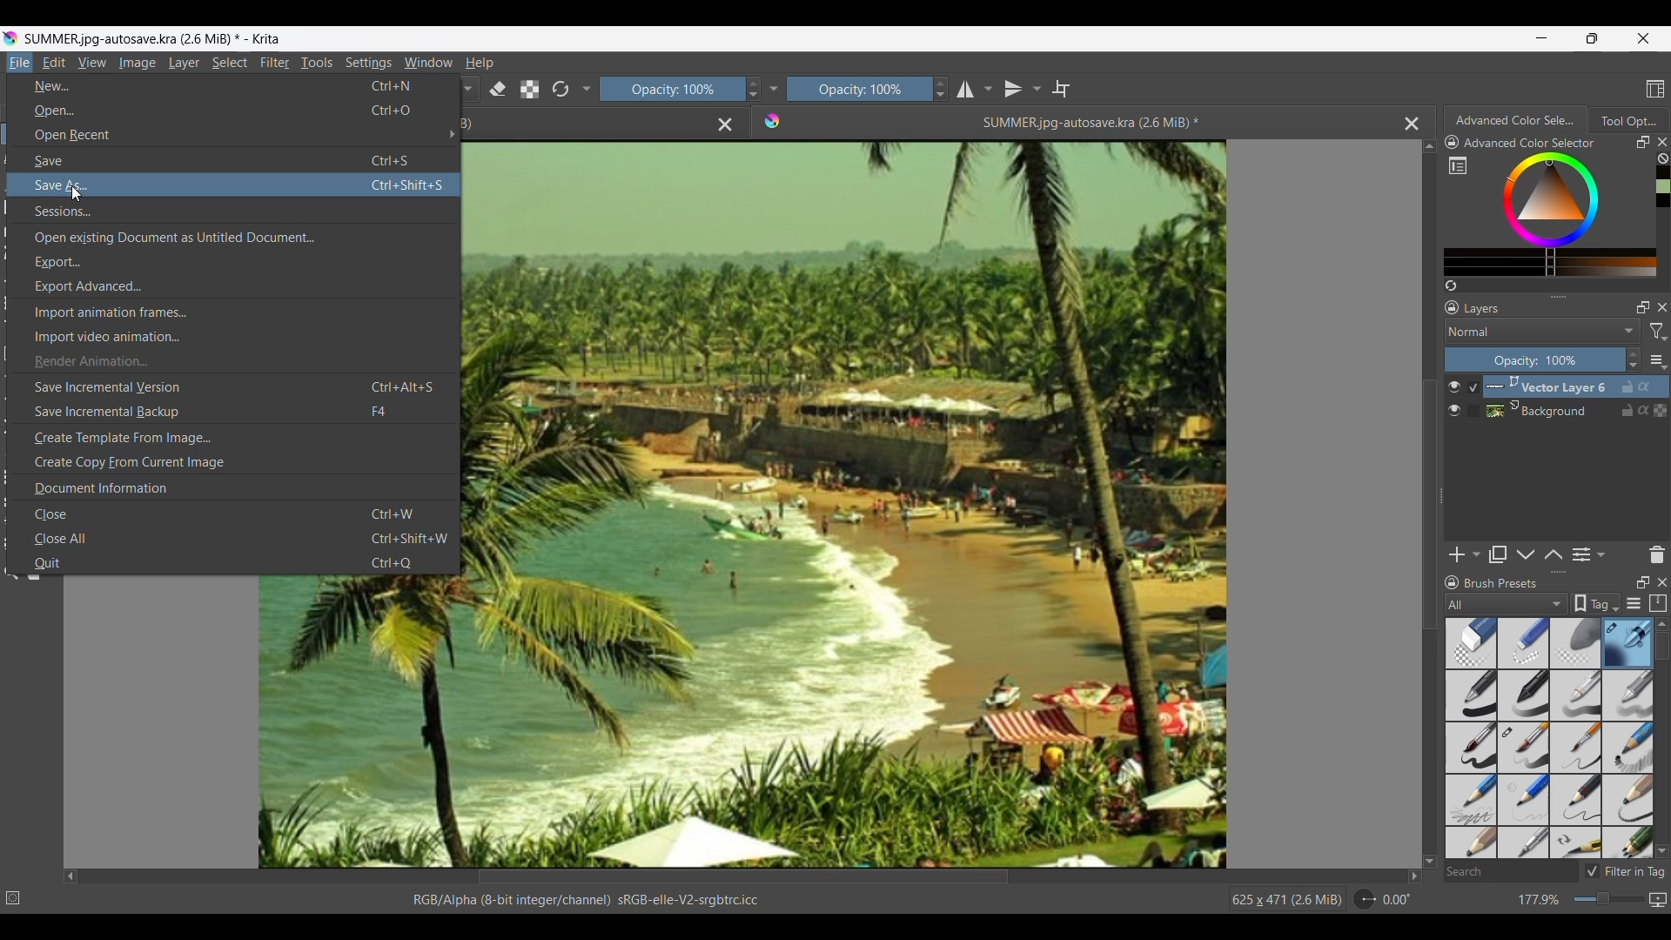 The image size is (1671, 940). Describe the element at coordinates (1662, 307) in the screenshot. I see `Close Layers` at that location.